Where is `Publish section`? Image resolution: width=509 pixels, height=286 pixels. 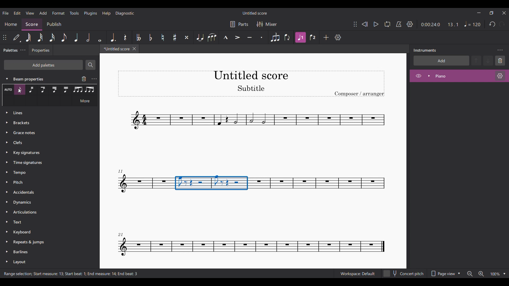 Publish section is located at coordinates (54, 23).